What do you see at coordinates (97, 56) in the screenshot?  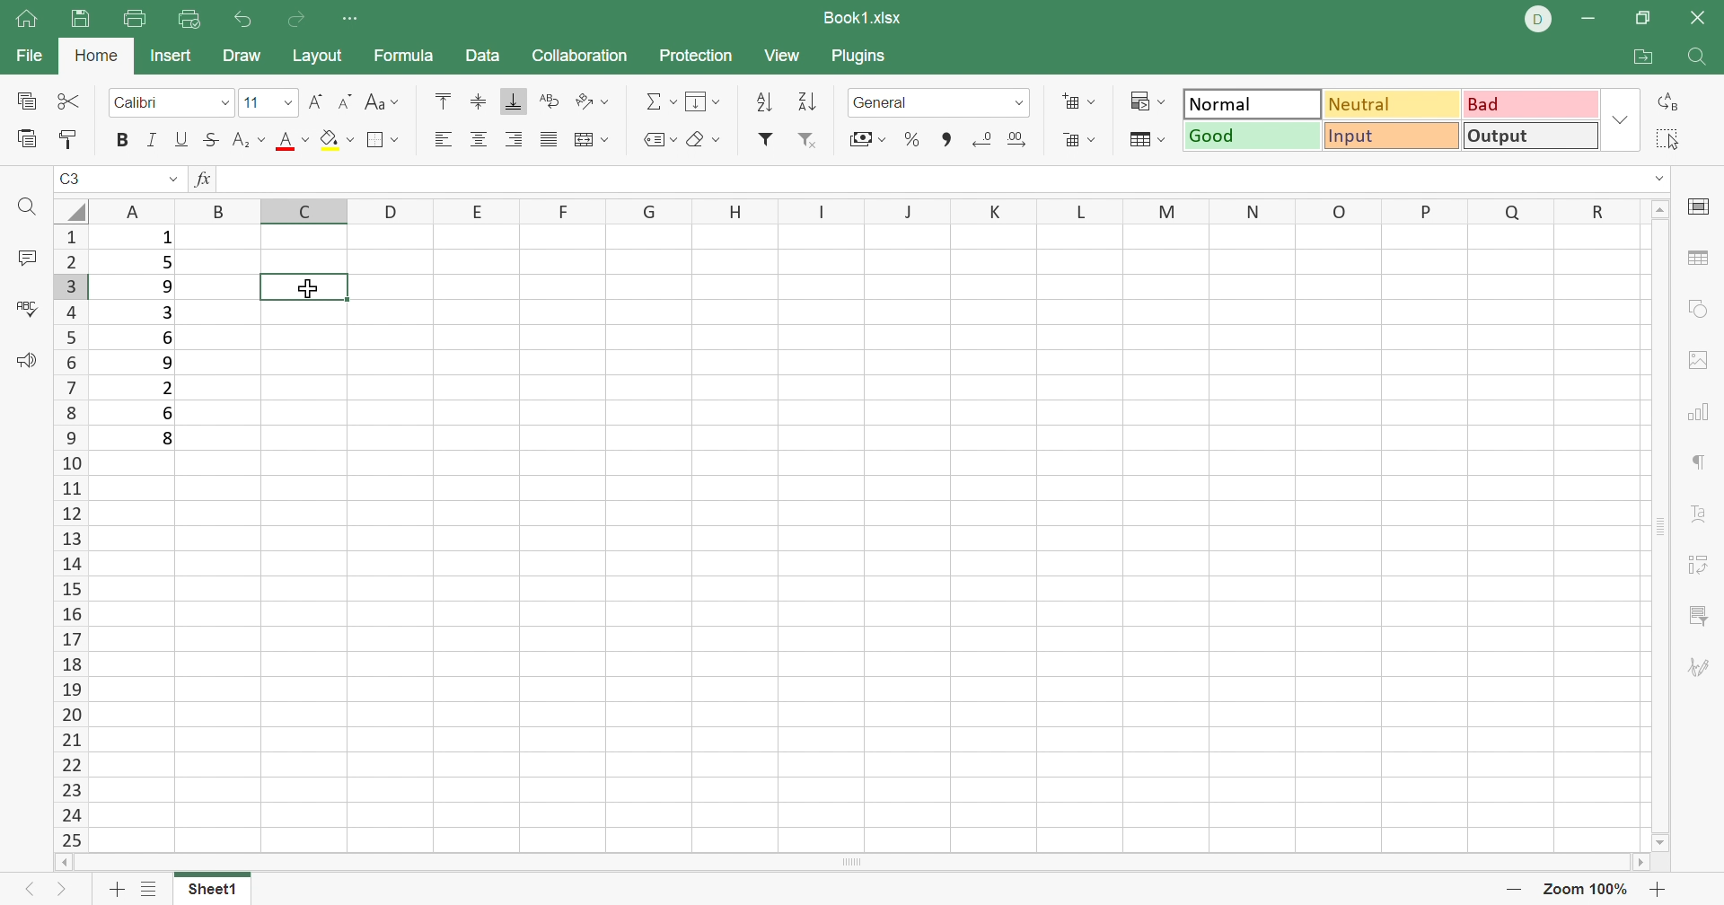 I see `Home` at bounding box center [97, 56].